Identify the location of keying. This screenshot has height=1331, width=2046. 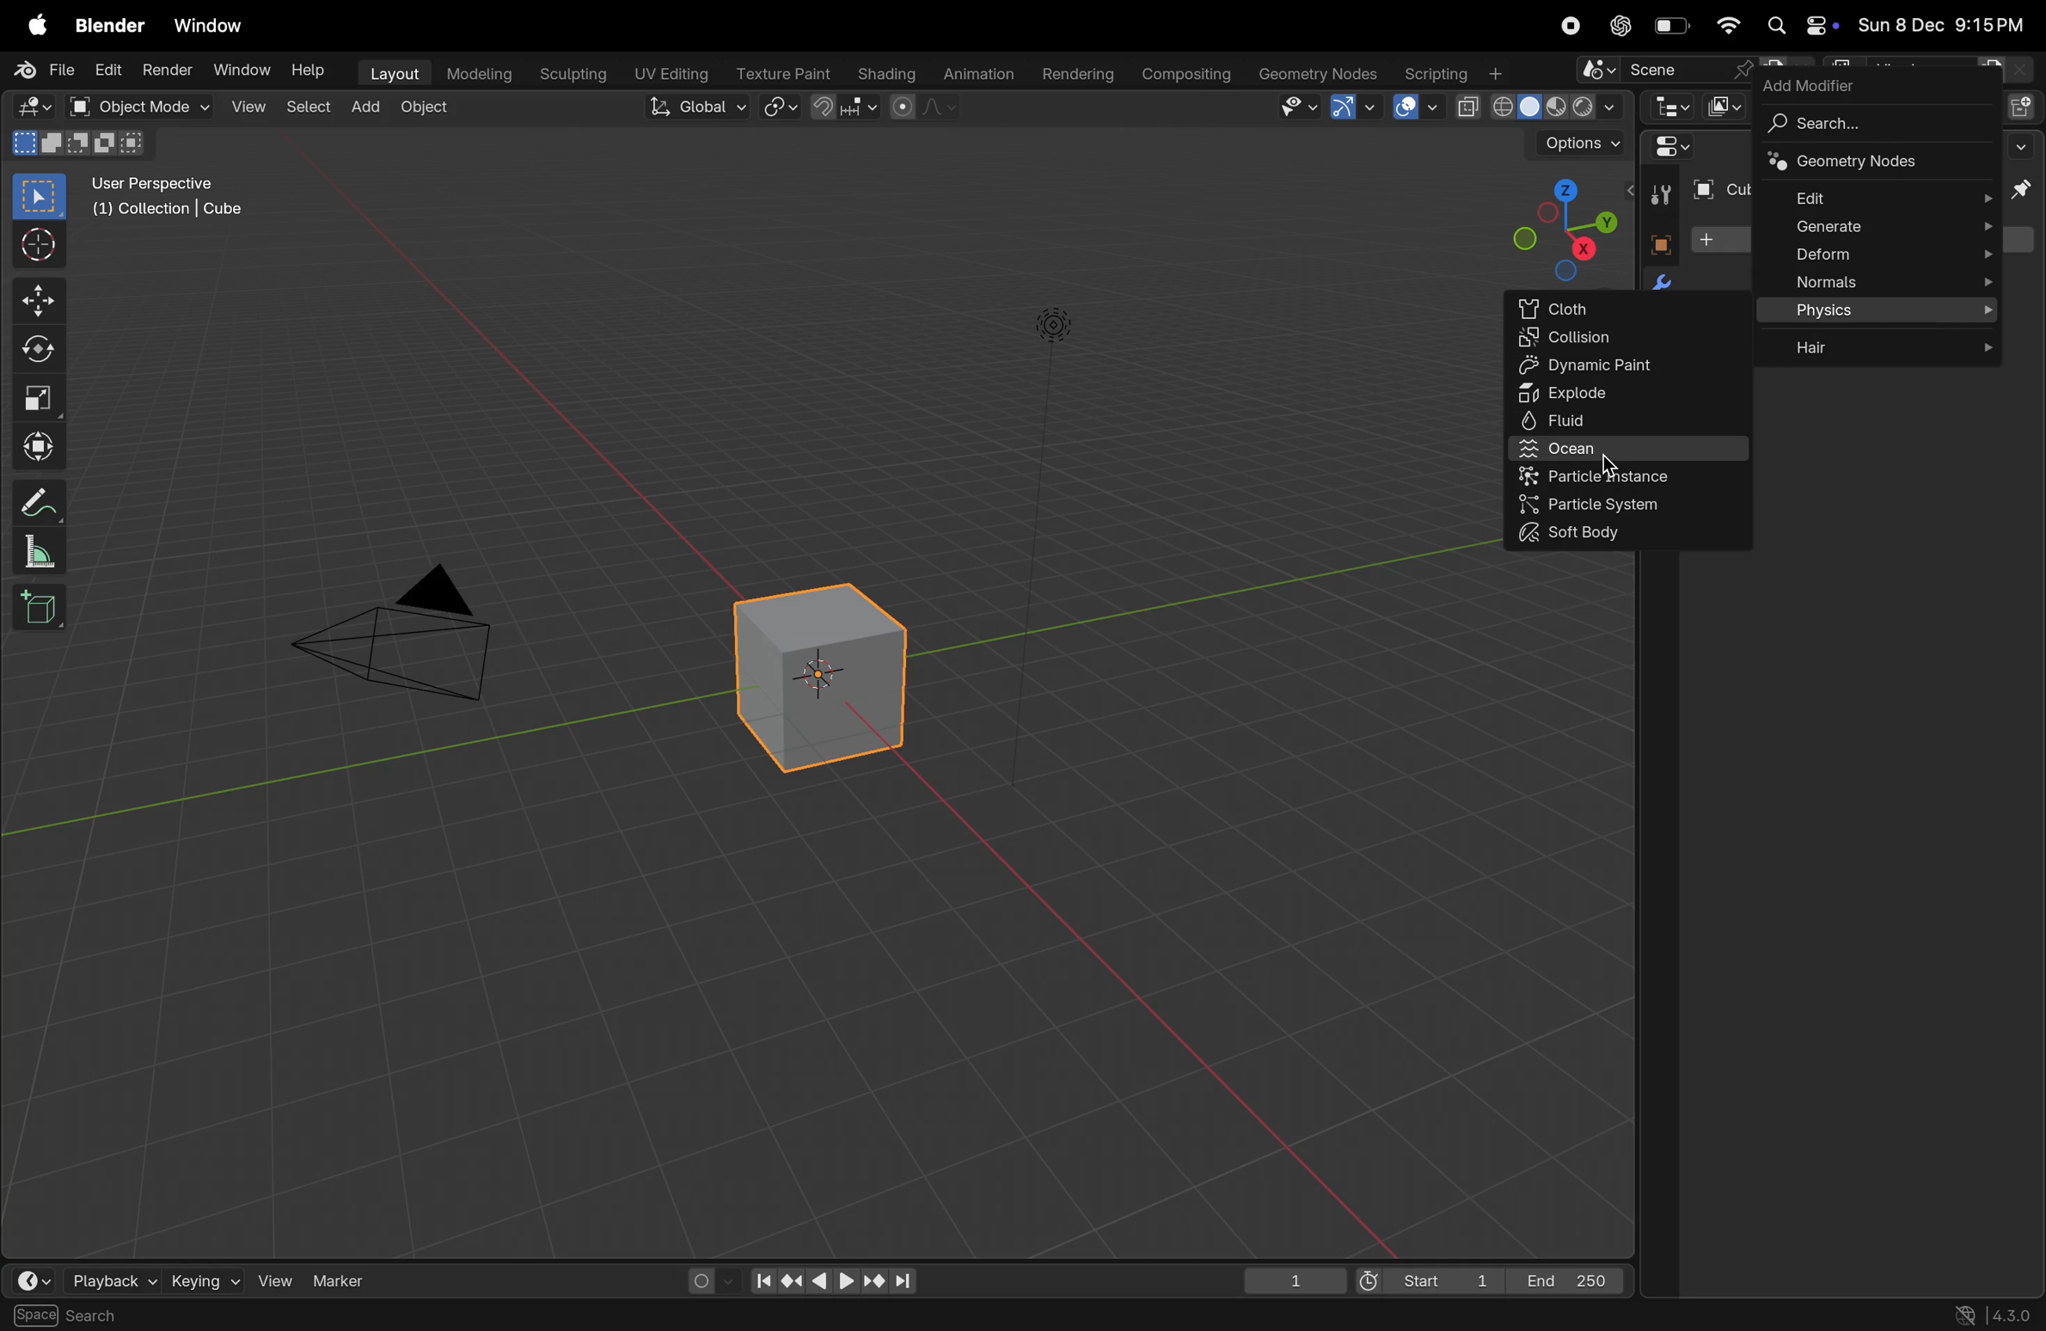
(201, 1279).